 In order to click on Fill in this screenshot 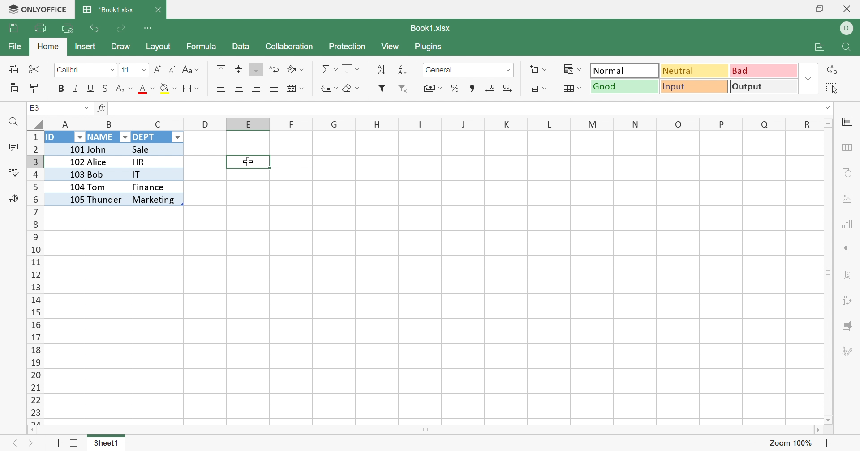, I will do `click(350, 69)`.